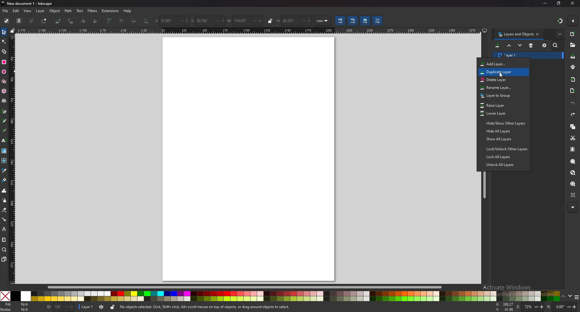 The height and width of the screenshot is (312, 580). What do you see at coordinates (4, 52) in the screenshot?
I see `shape builder` at bounding box center [4, 52].